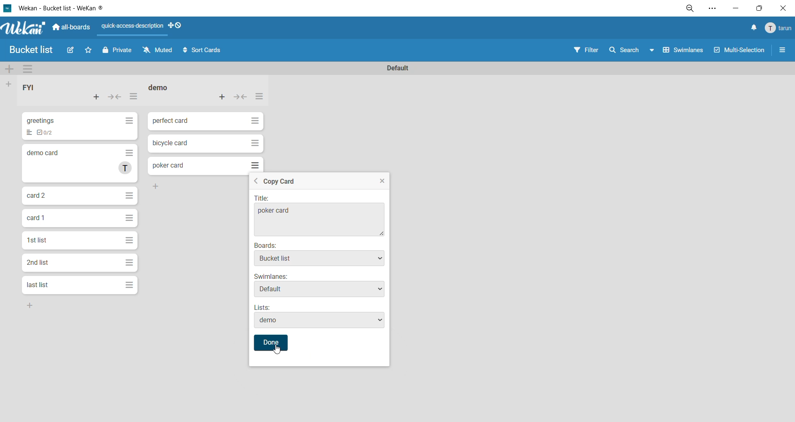 The height and width of the screenshot is (422, 795). What do you see at coordinates (159, 52) in the screenshot?
I see `muted` at bounding box center [159, 52].